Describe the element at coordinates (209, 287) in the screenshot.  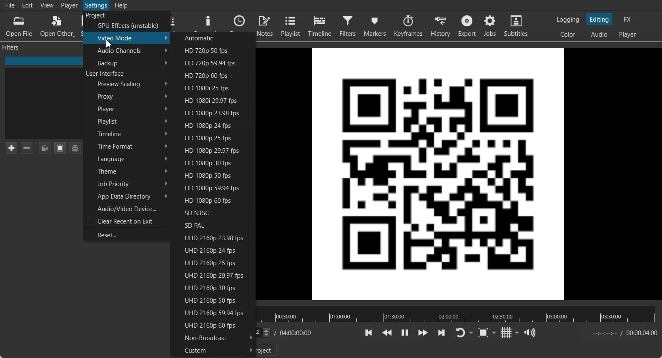
I see `UHD 2160p 30 fps` at that location.